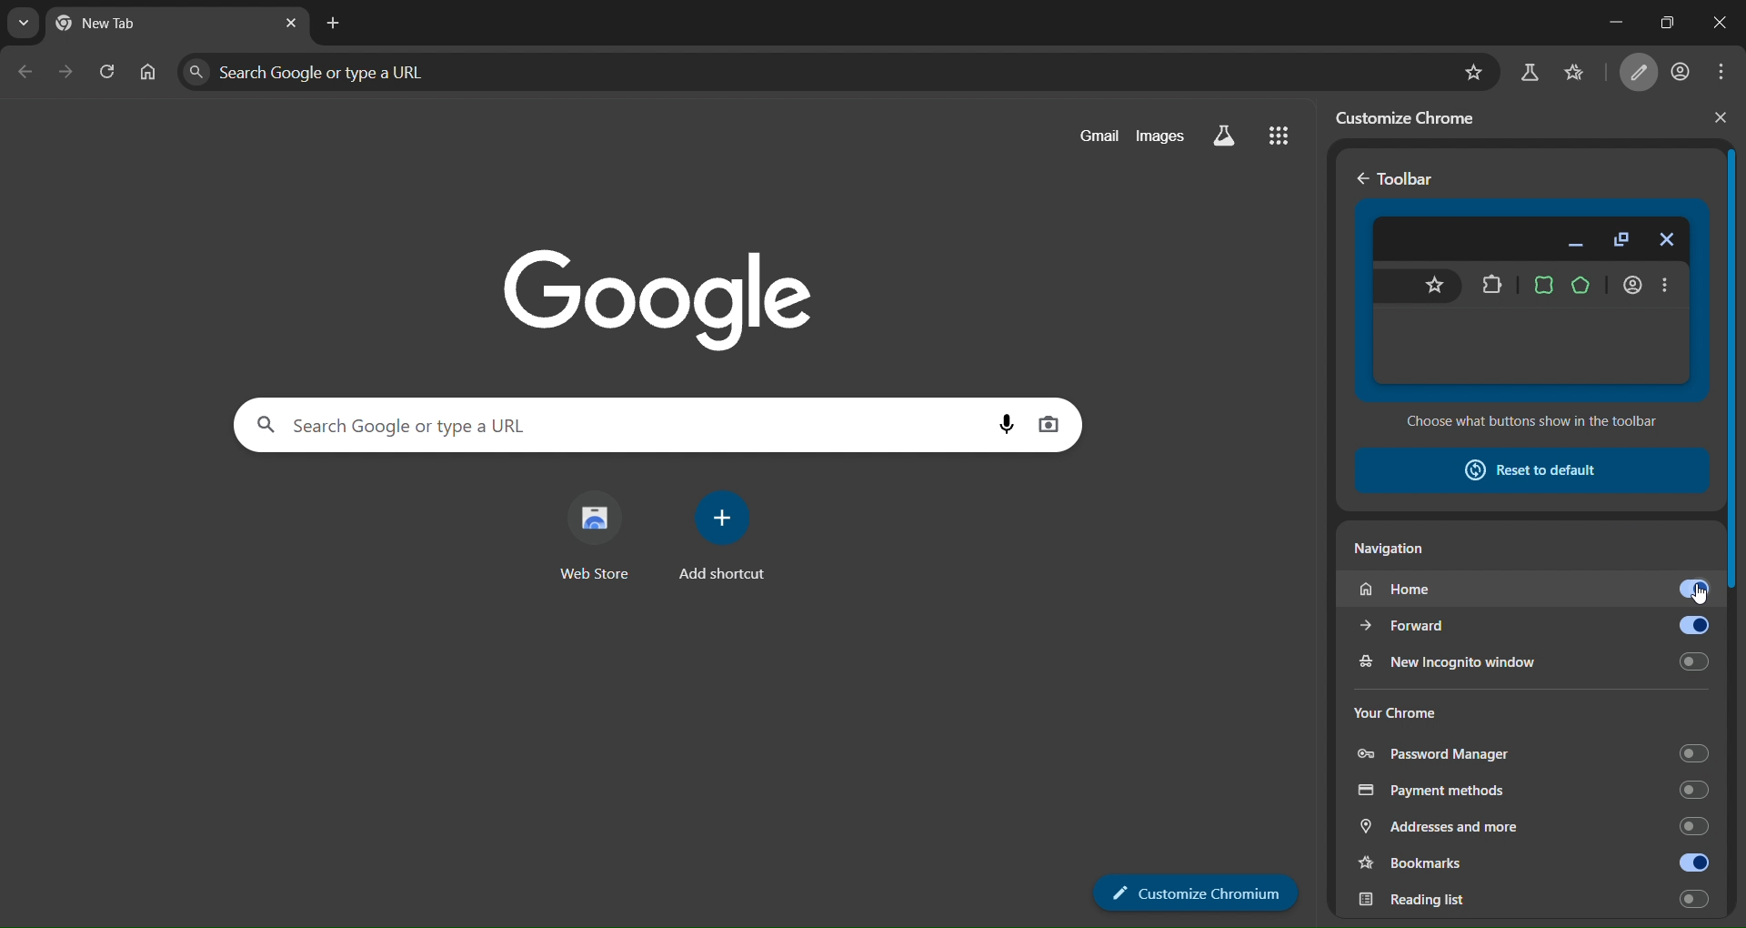 Image resolution: width=1746 pixels, height=928 pixels. I want to click on Choose what buttons show in the toolbar, so click(1527, 421).